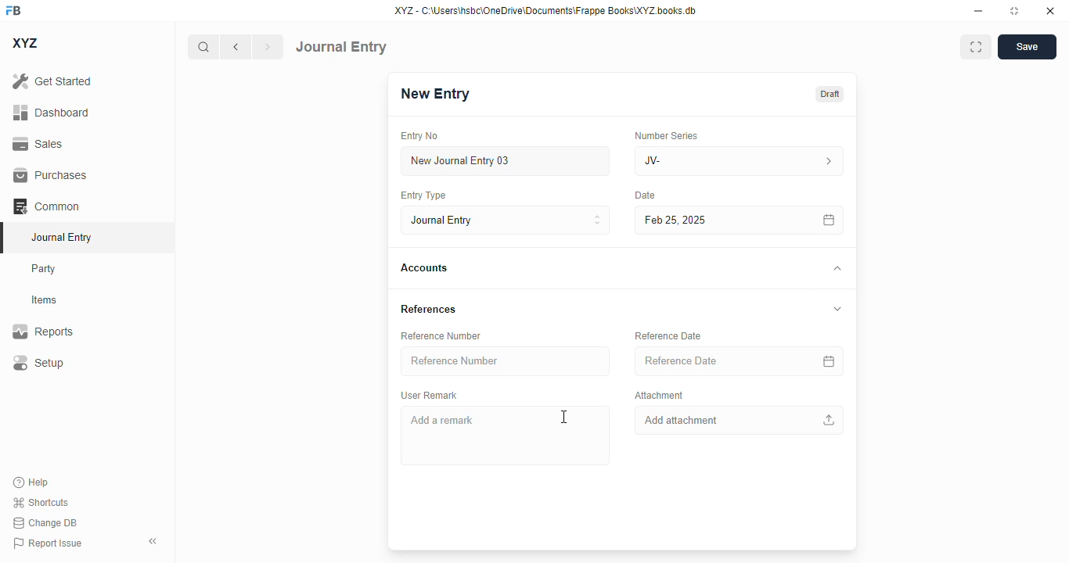 This screenshot has height=563, width=1069. I want to click on toggle maximize, so click(1013, 11).